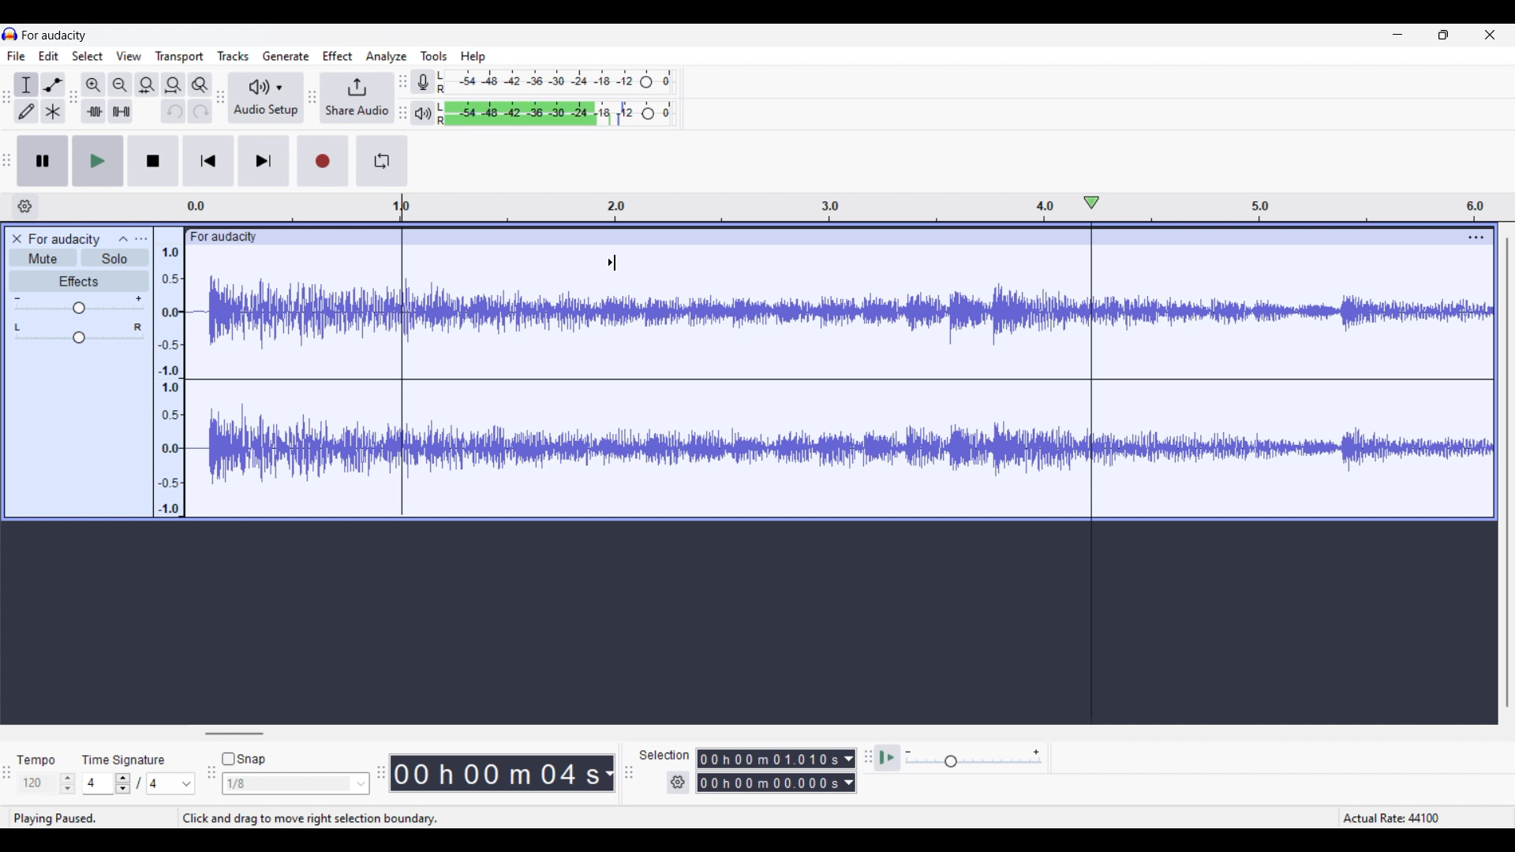  What do you see at coordinates (88, 56) in the screenshot?
I see `Select menu` at bounding box center [88, 56].